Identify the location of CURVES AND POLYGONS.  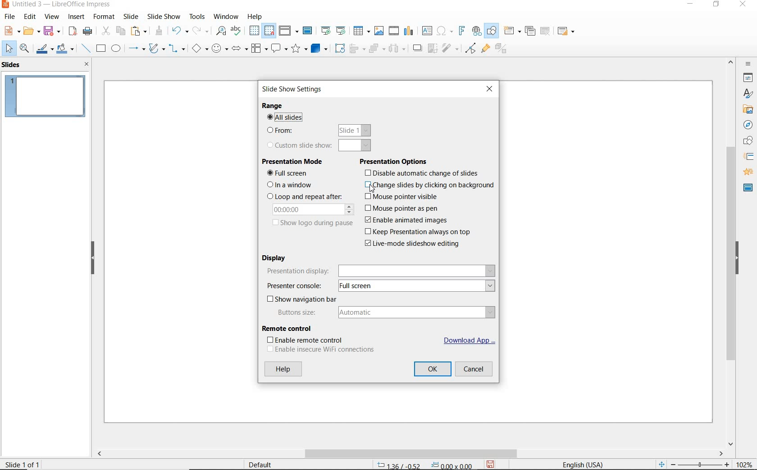
(157, 49).